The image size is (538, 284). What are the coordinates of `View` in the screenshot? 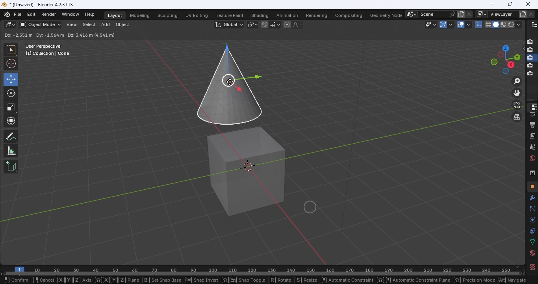 It's located at (71, 25).